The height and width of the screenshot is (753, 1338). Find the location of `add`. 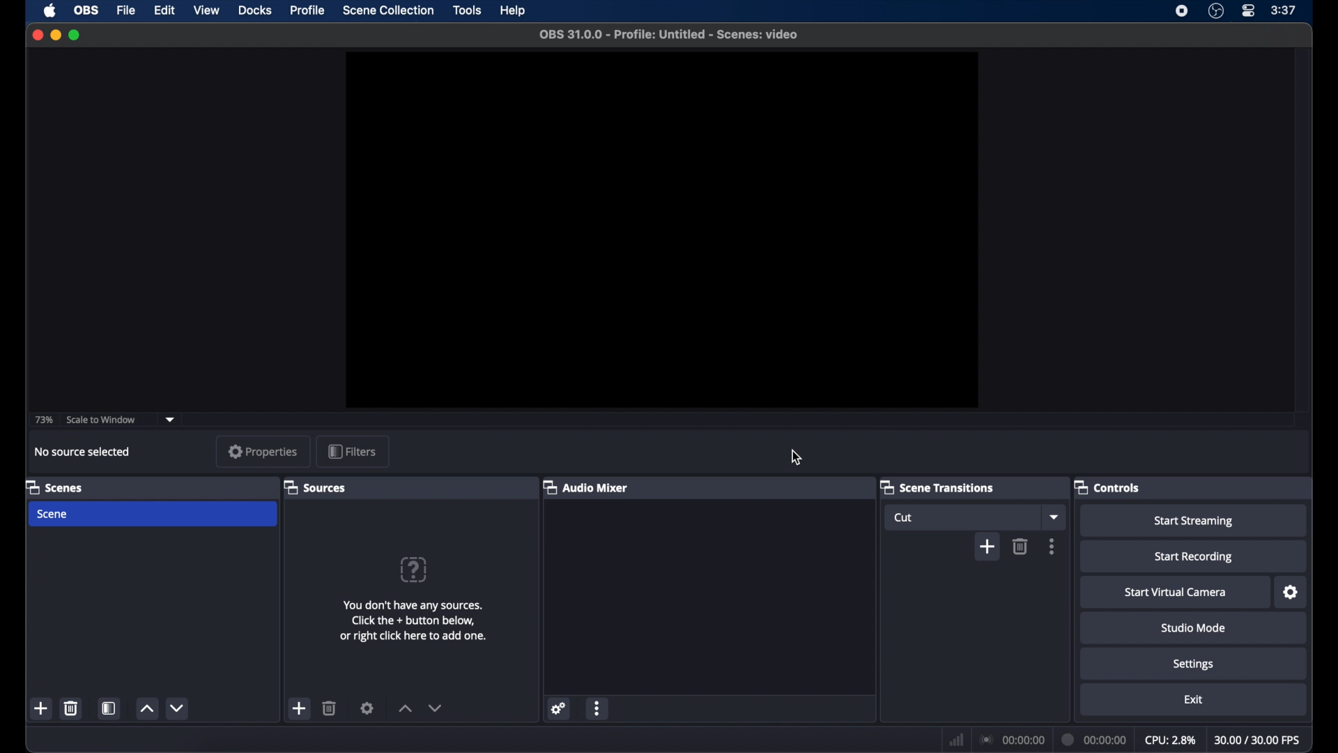

add is located at coordinates (42, 709).